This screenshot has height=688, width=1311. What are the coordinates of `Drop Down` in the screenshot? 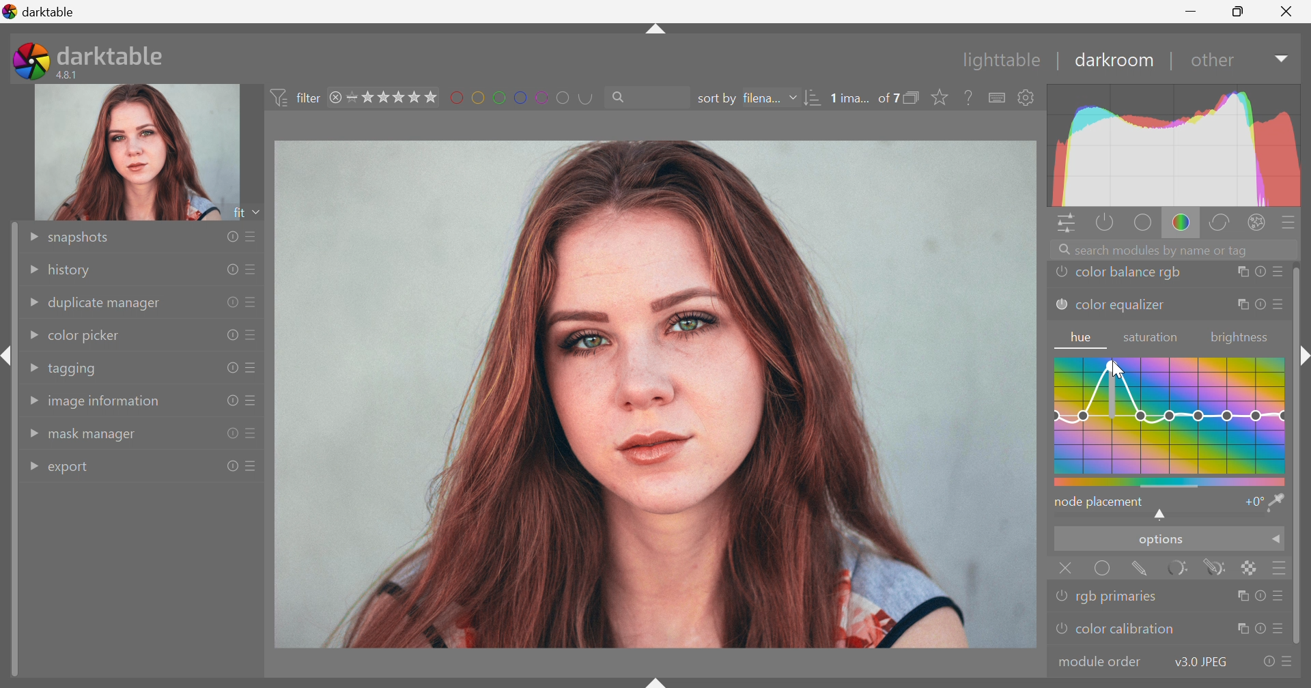 It's located at (31, 304).